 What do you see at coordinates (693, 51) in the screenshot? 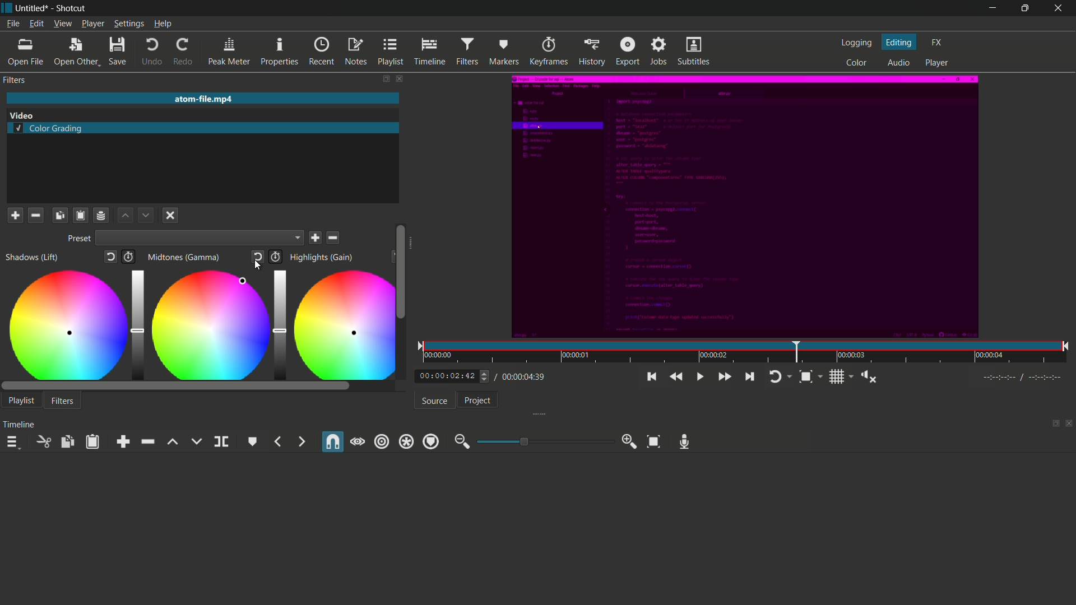
I see `subtitles` at bounding box center [693, 51].